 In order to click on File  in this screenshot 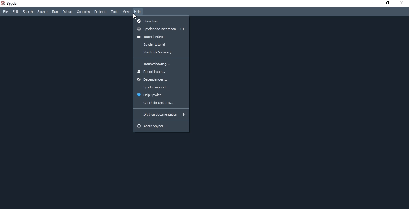, I will do `click(5, 12)`.